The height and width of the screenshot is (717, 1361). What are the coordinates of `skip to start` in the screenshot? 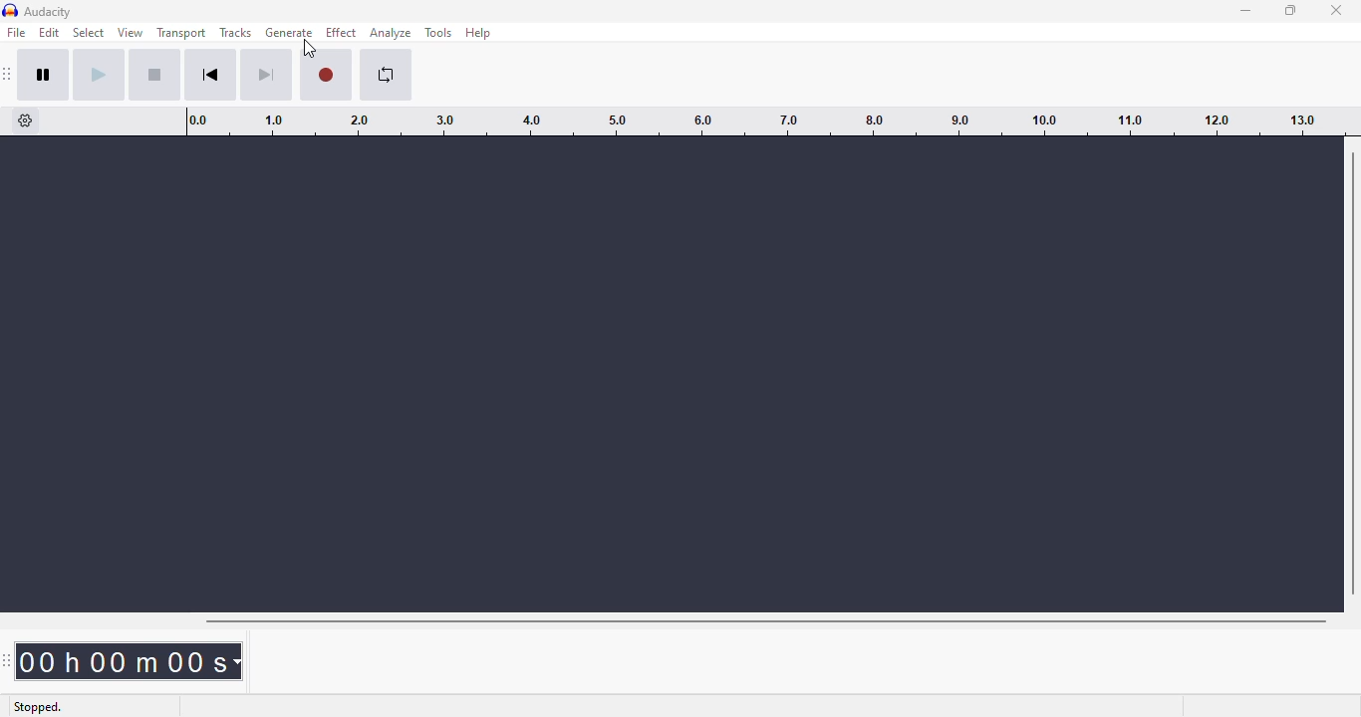 It's located at (211, 75).